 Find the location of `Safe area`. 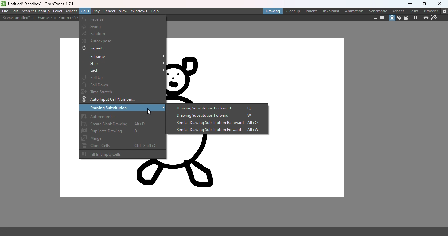

Safe area is located at coordinates (375, 18).